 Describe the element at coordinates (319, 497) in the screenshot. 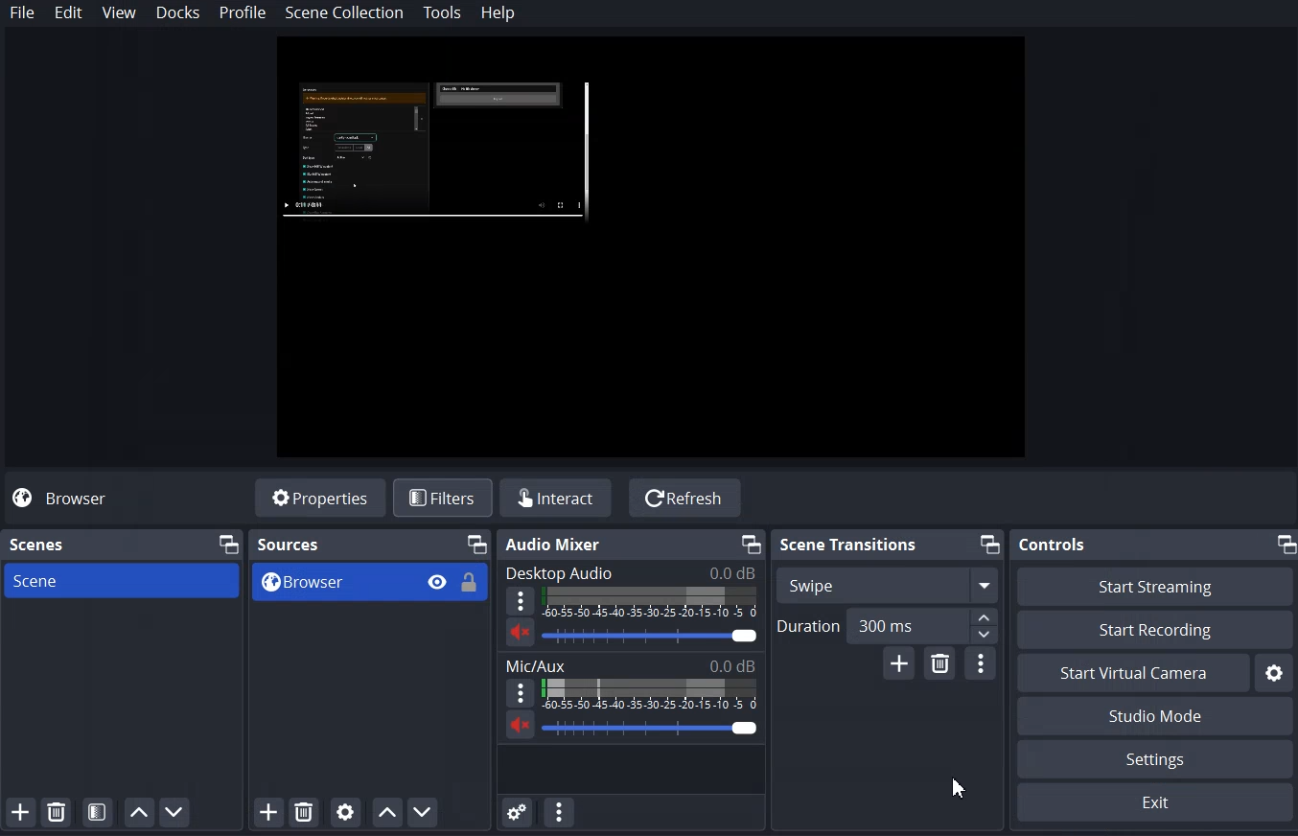

I see `Properties` at that location.